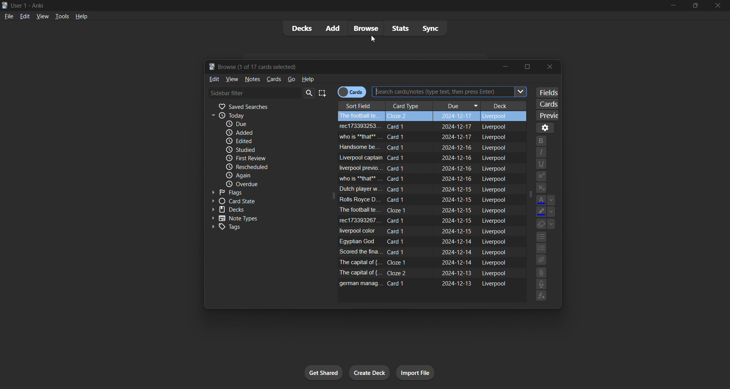  I want to click on liverpool, so click(497, 127).